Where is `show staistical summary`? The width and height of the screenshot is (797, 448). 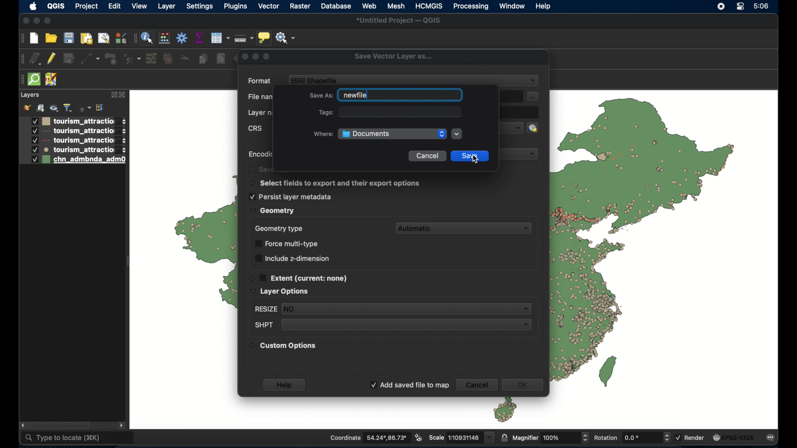
show staistical summary is located at coordinates (199, 38).